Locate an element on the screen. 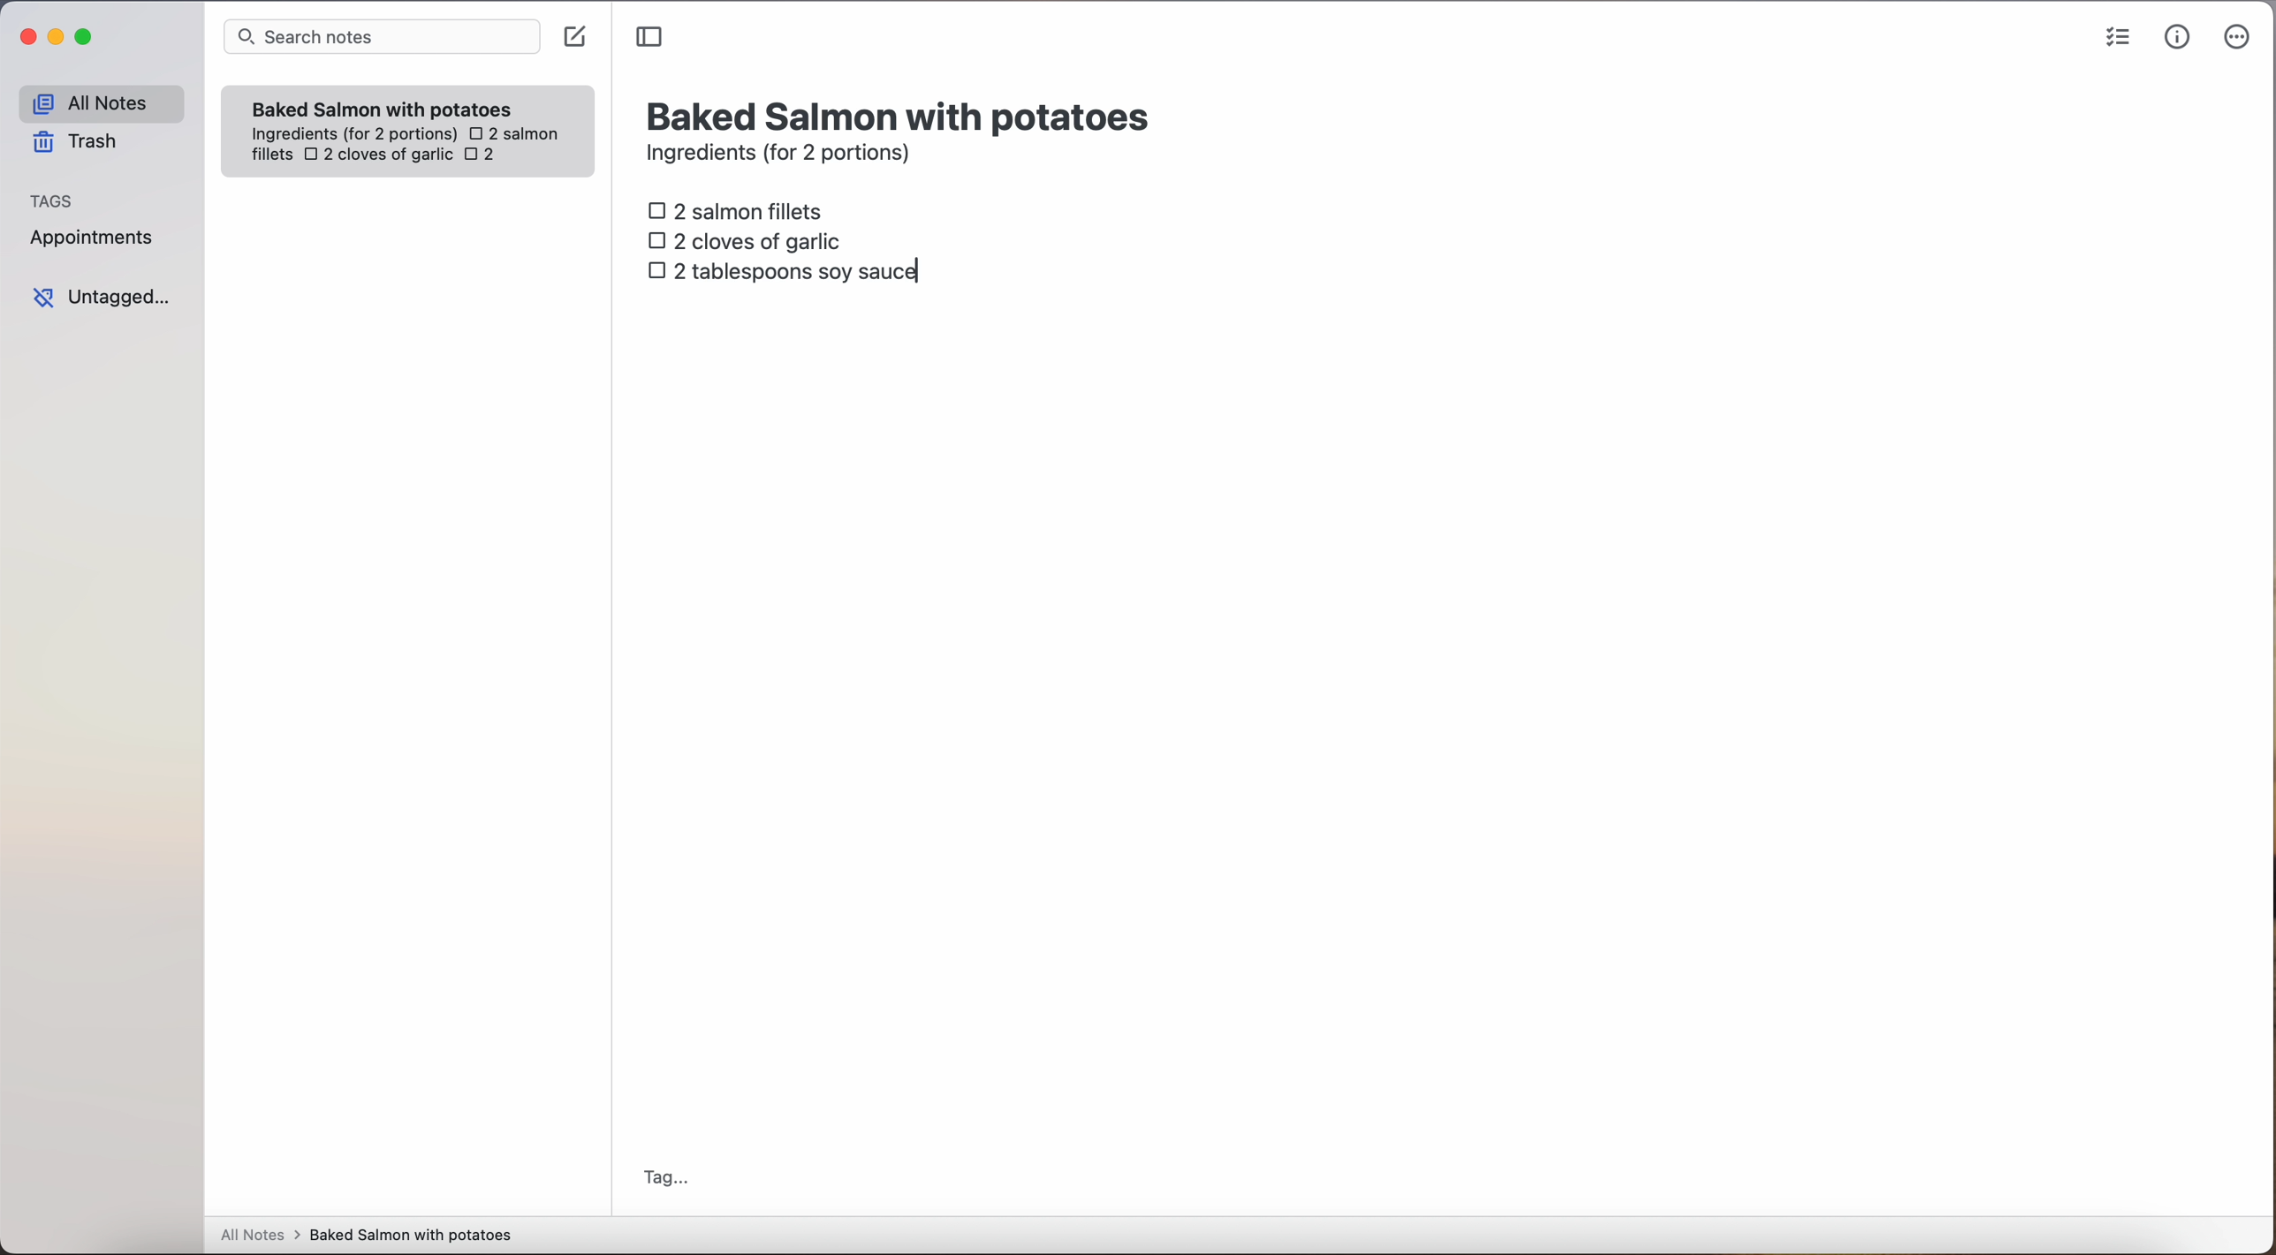 This screenshot has height=1255, width=2276. tags is located at coordinates (52, 199).